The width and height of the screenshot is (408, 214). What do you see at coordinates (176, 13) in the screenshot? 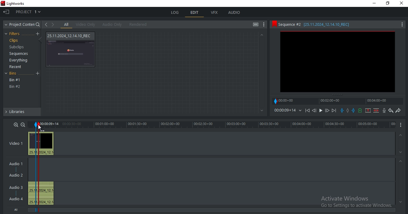
I see `log` at bounding box center [176, 13].